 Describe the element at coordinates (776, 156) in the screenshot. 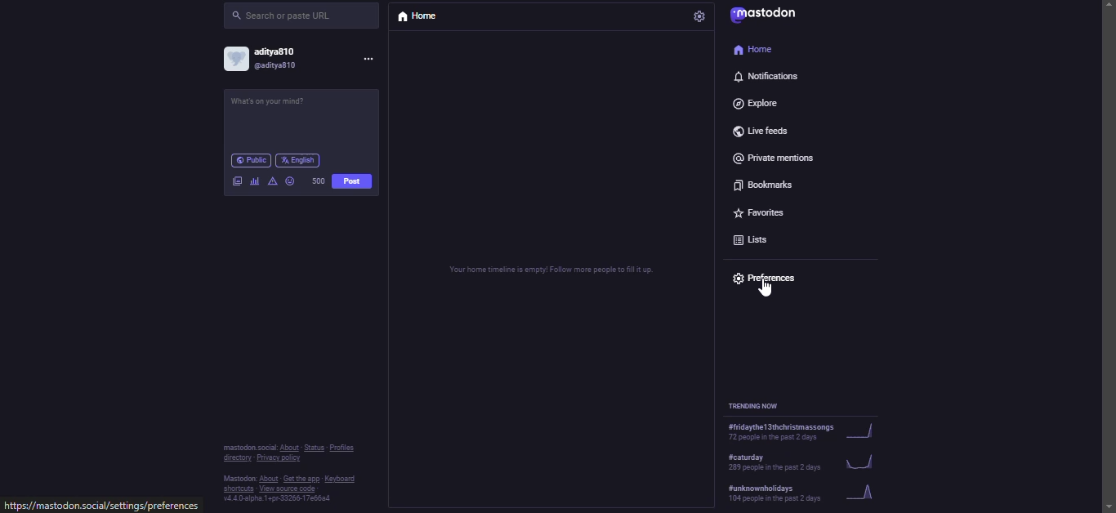

I see `private mentions` at that location.